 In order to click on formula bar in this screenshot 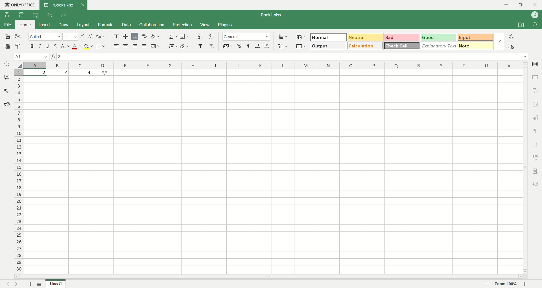, I will do `click(293, 56)`.